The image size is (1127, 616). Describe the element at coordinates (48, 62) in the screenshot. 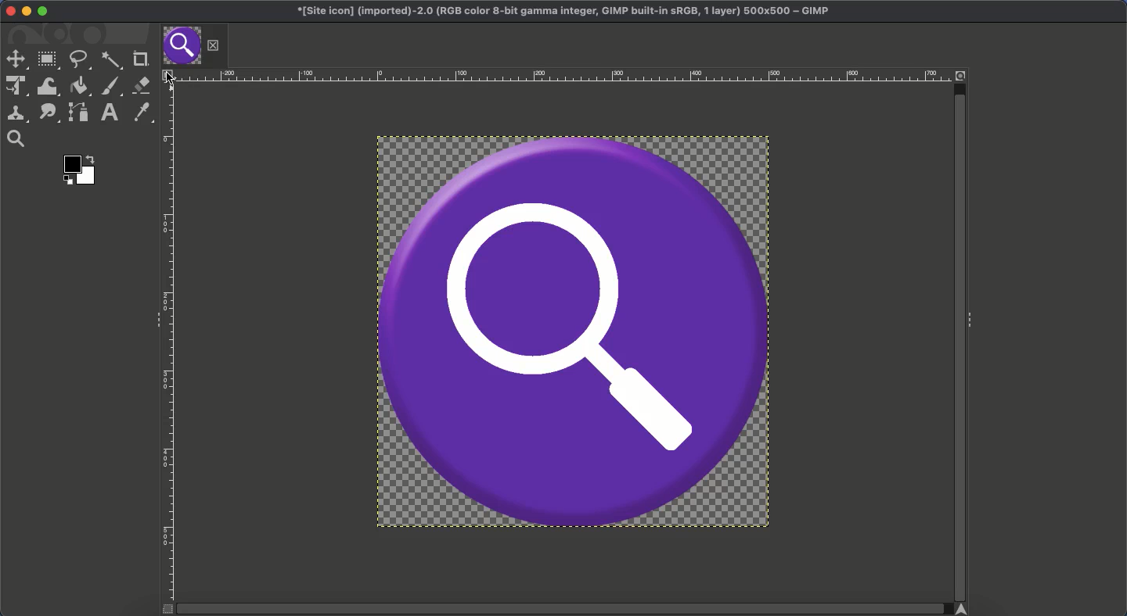

I see `Rectangular selector` at that location.